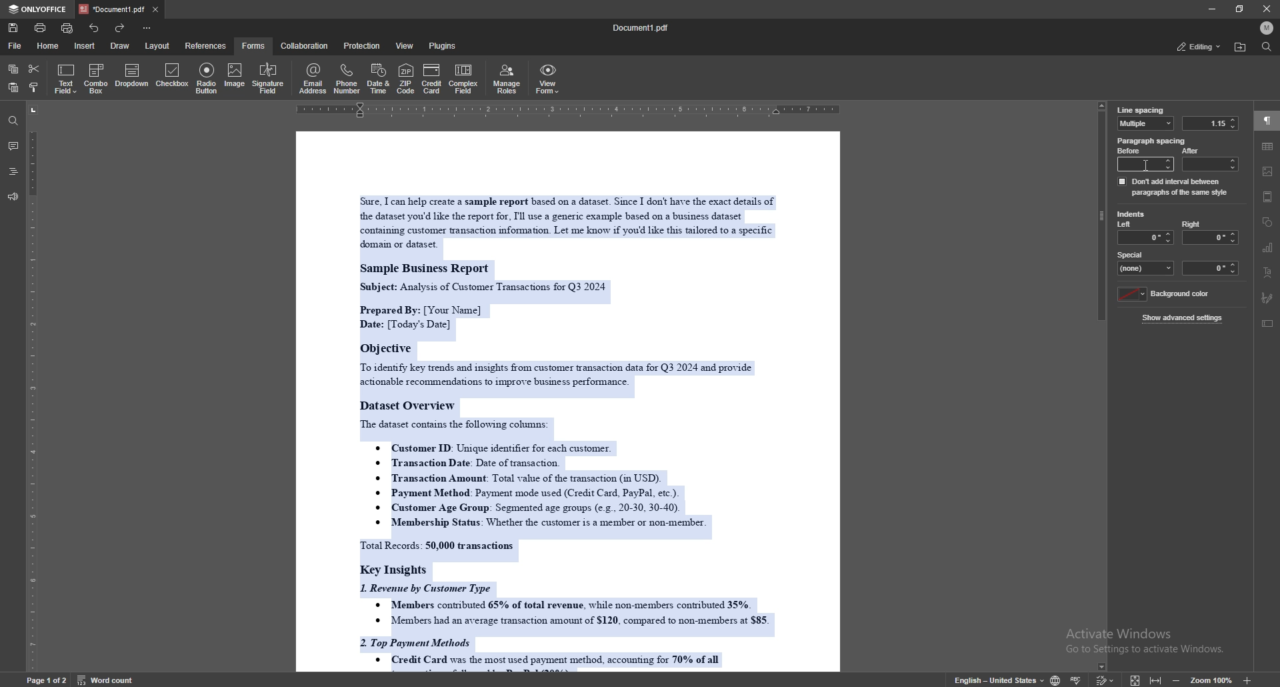  What do you see at coordinates (999, 679) in the screenshot?
I see `change text language` at bounding box center [999, 679].